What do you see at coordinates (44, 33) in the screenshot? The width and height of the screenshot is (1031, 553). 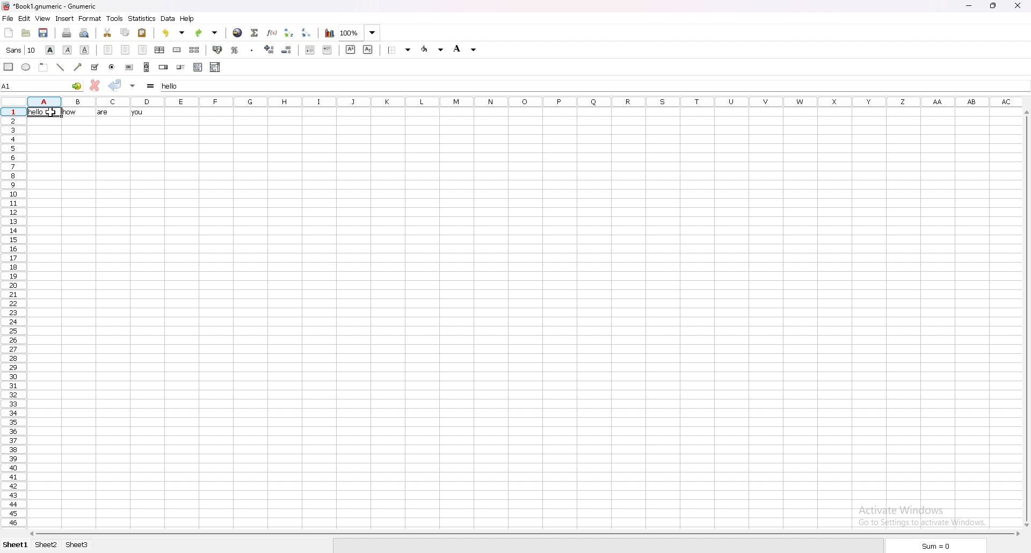 I see `save` at bounding box center [44, 33].